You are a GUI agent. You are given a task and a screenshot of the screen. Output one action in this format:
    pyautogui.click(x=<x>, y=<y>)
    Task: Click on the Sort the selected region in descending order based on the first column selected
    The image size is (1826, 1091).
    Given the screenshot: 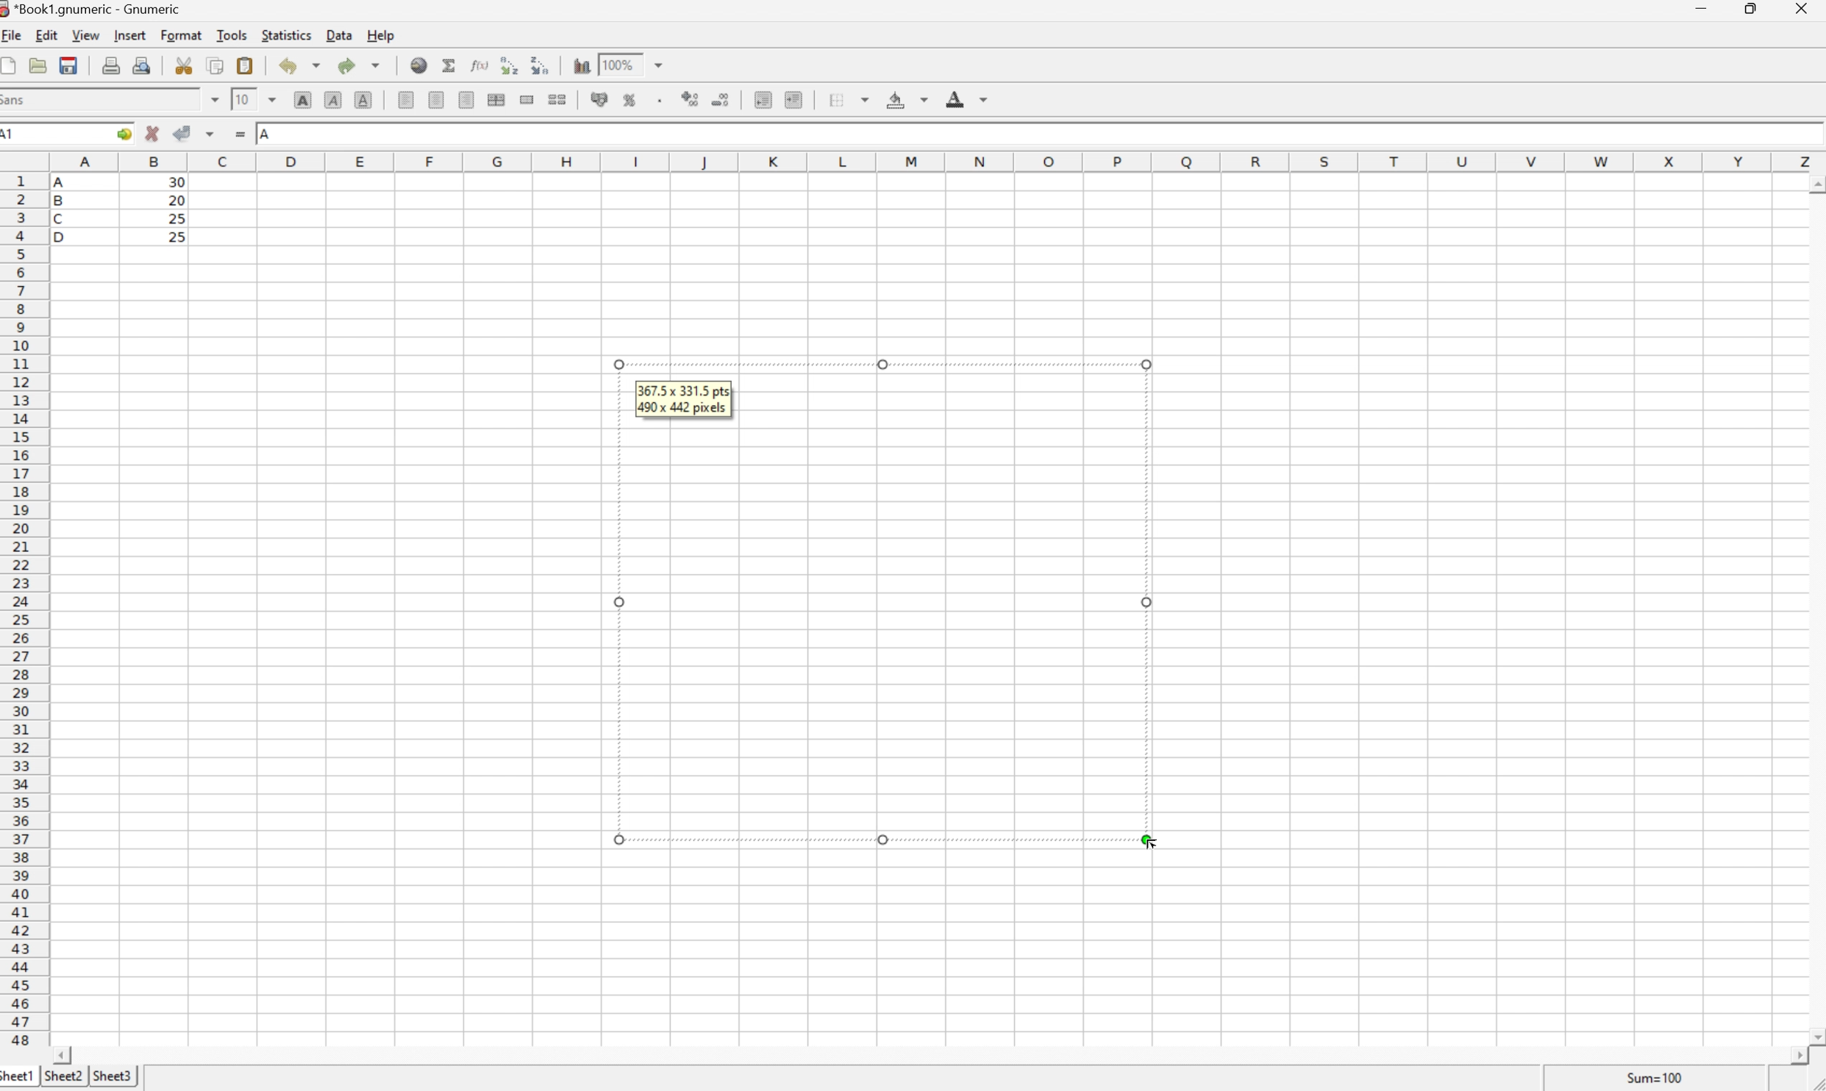 What is the action you would take?
    pyautogui.click(x=508, y=64)
    